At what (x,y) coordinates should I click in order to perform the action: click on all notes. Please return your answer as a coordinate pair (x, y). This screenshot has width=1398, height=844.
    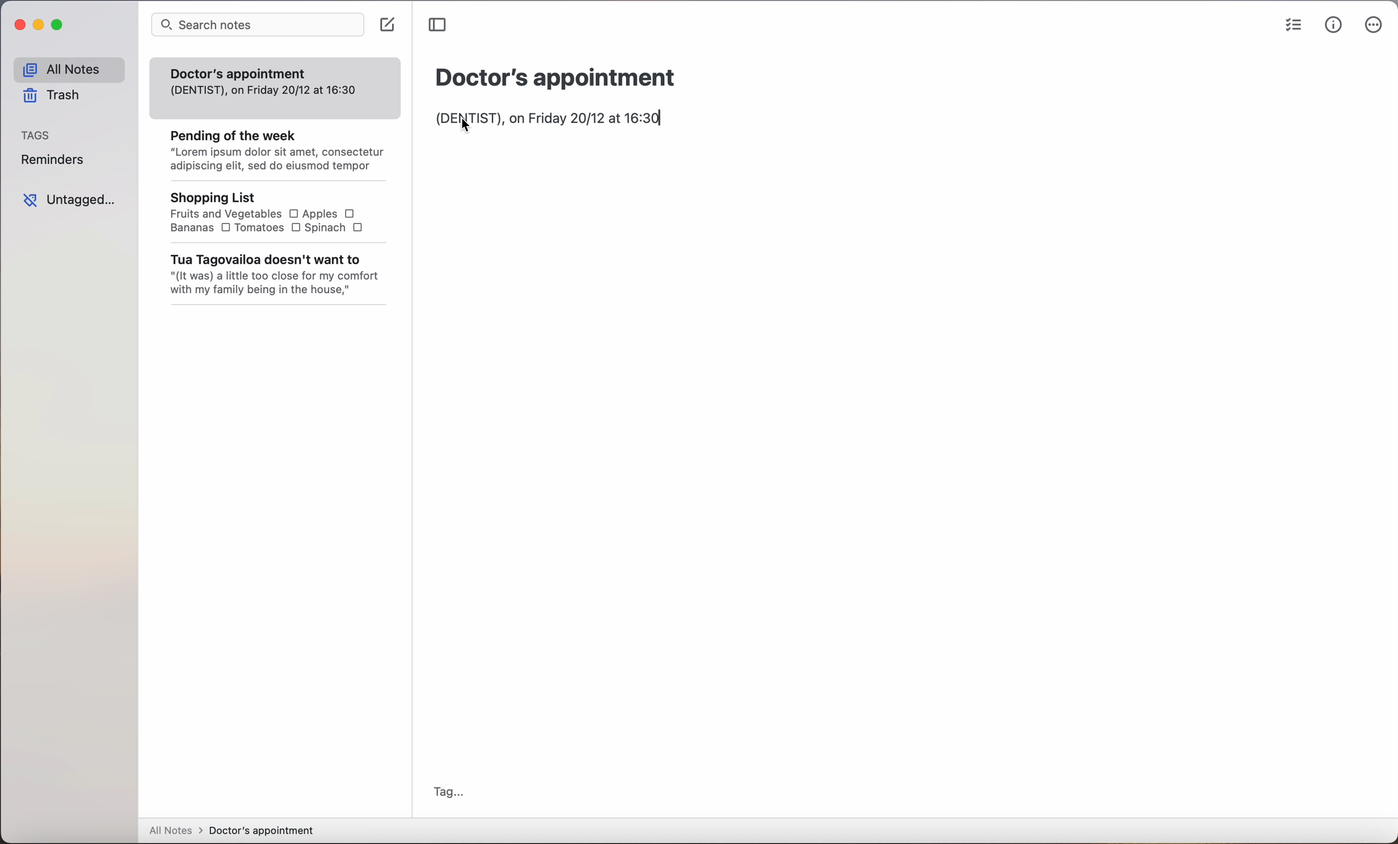
    Looking at the image, I should click on (69, 66).